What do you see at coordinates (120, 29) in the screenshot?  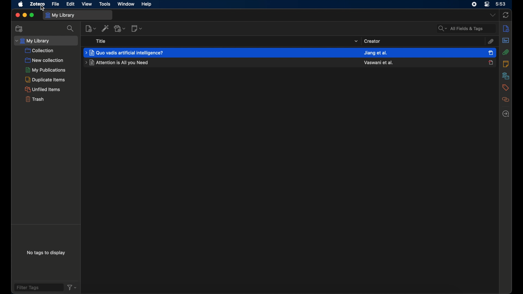 I see `add attachment` at bounding box center [120, 29].